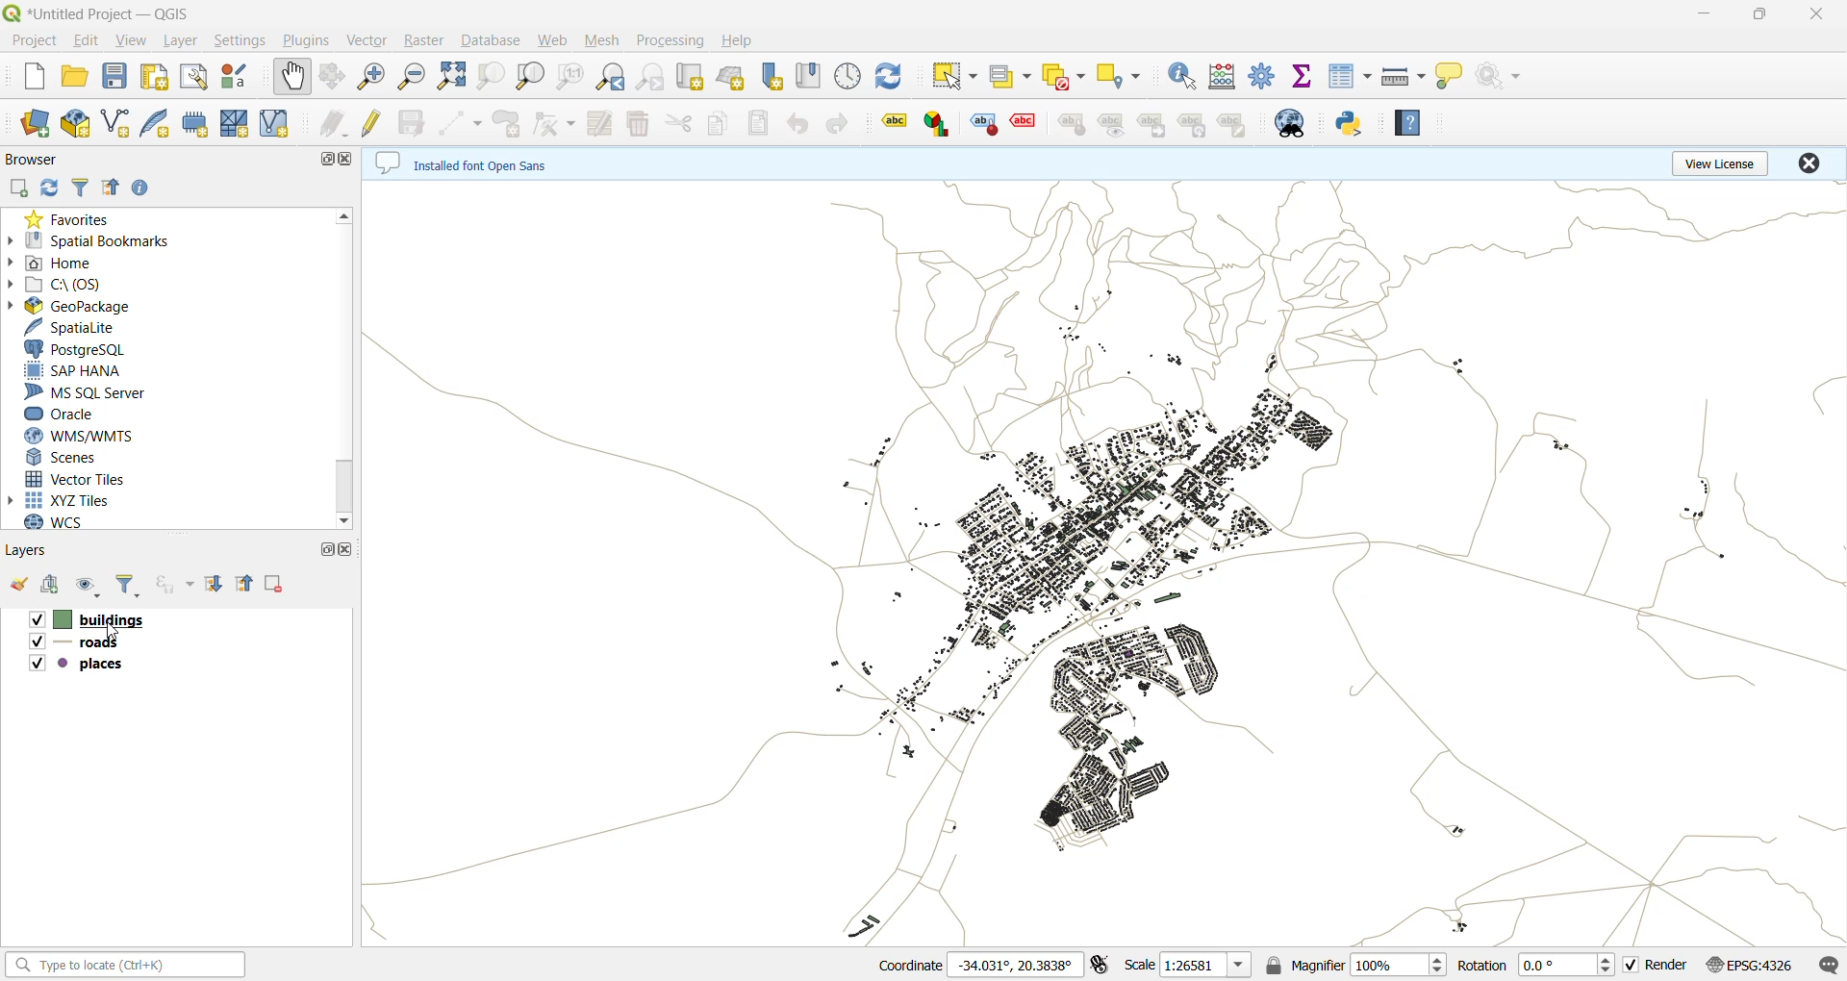  Describe the element at coordinates (84, 187) in the screenshot. I see `filter` at that location.